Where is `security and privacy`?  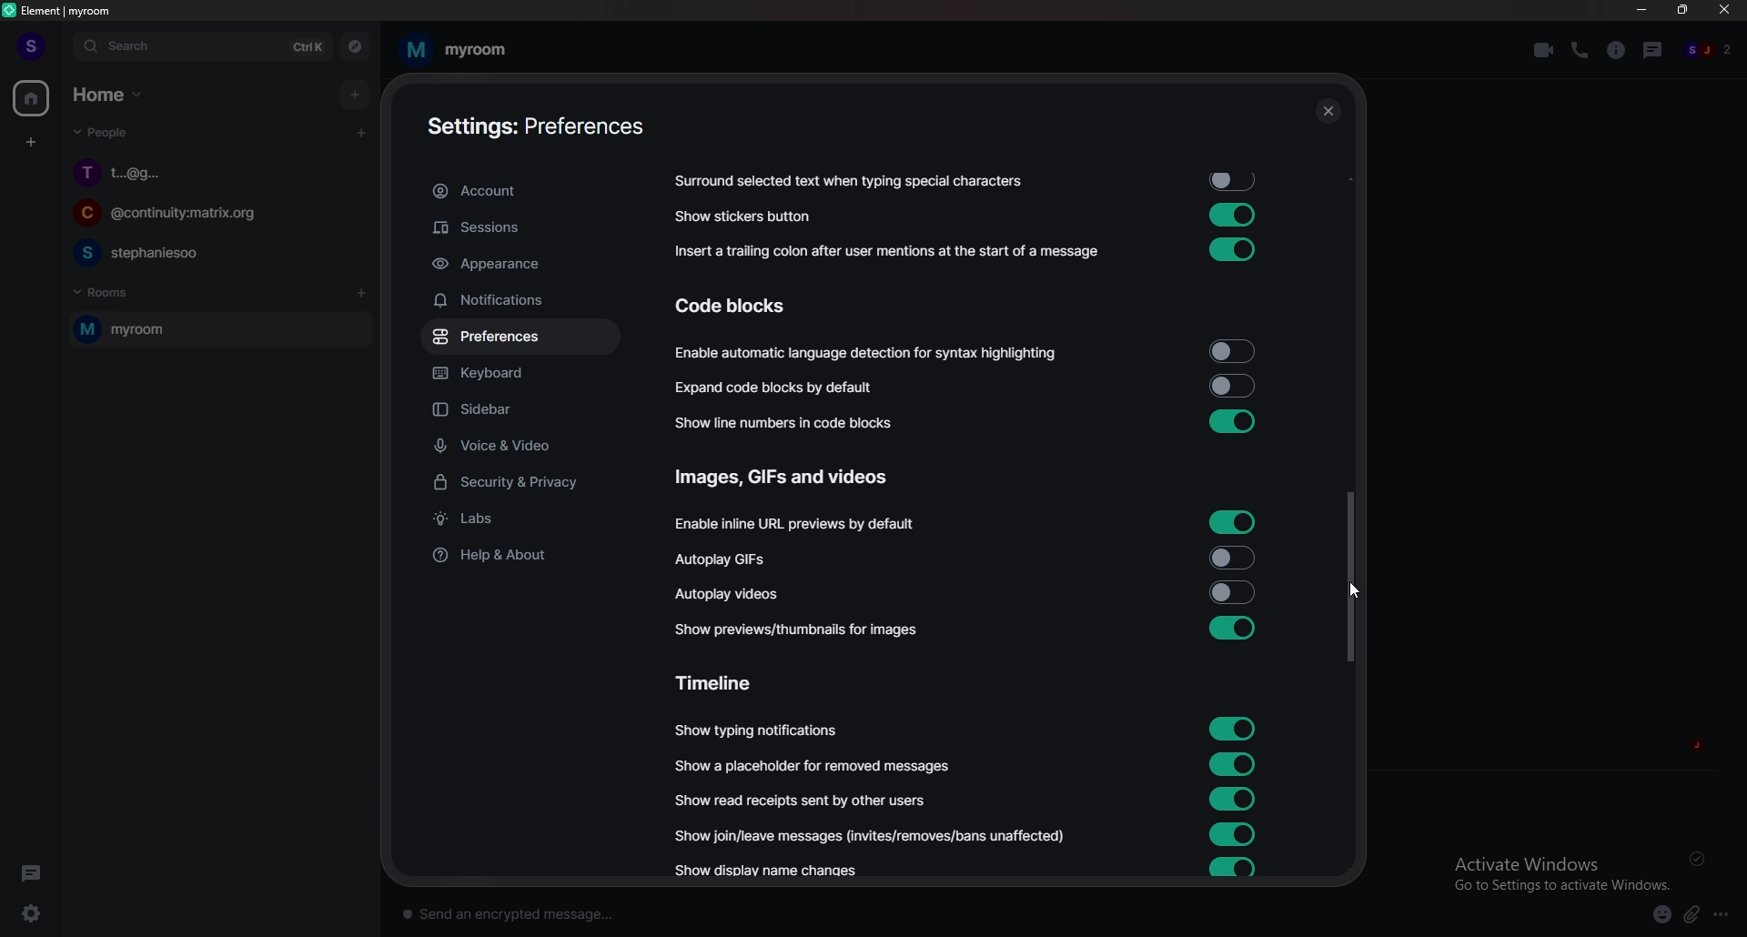 security and privacy is located at coordinates (521, 484).